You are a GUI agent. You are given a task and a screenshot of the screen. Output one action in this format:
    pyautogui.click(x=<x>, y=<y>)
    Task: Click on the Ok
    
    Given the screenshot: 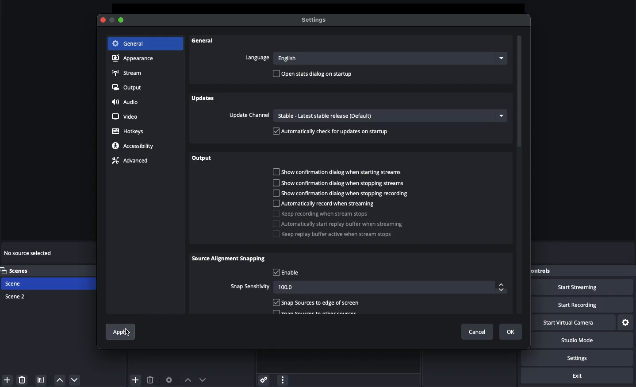 What is the action you would take?
    pyautogui.click(x=511, y=331)
    